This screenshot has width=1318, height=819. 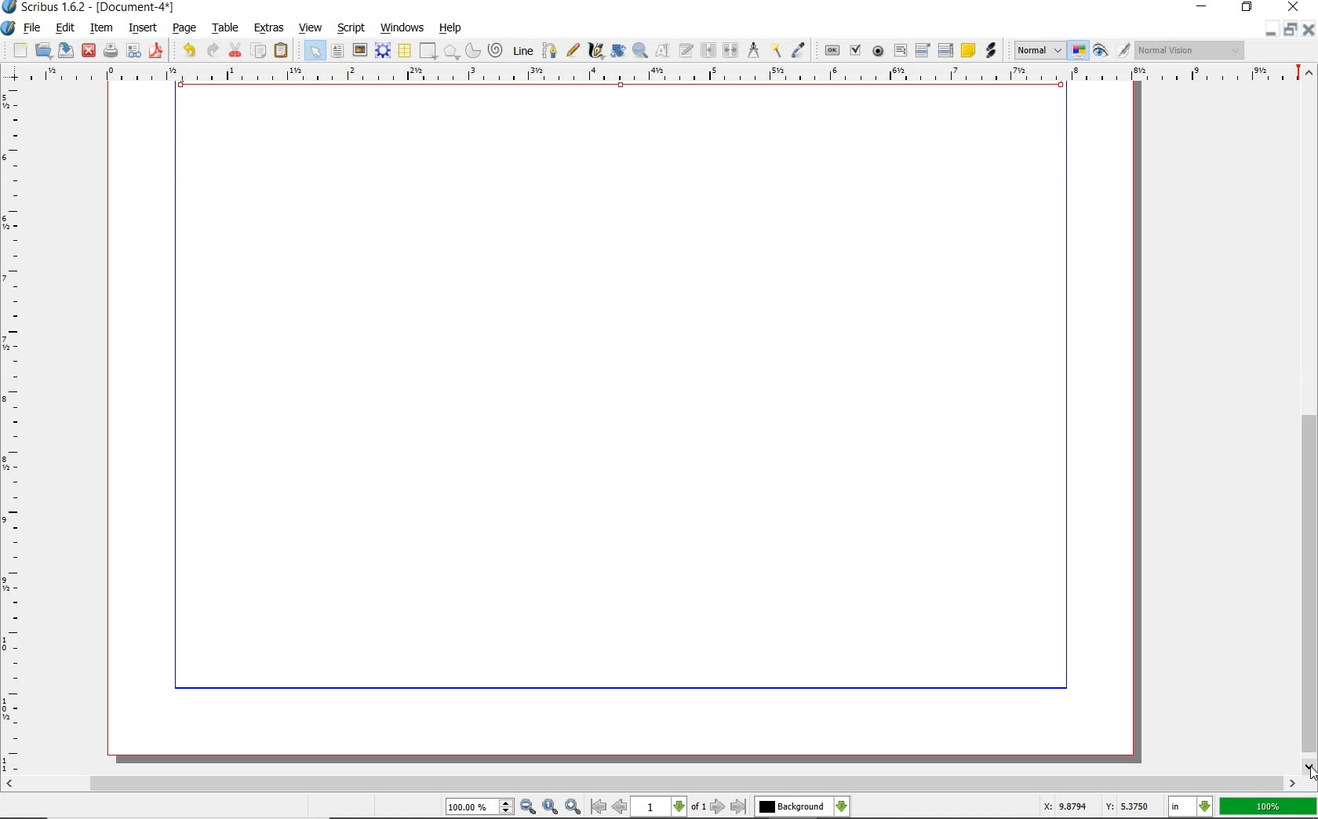 I want to click on table, so click(x=226, y=28).